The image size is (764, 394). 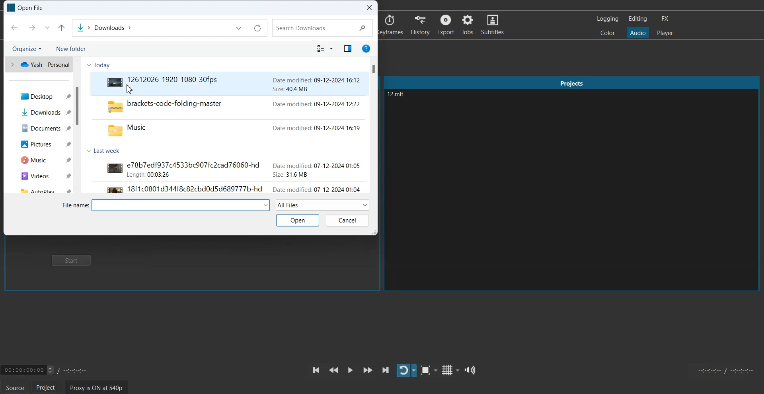 What do you see at coordinates (450, 371) in the screenshot?
I see `Toggle grid display on the player` at bounding box center [450, 371].